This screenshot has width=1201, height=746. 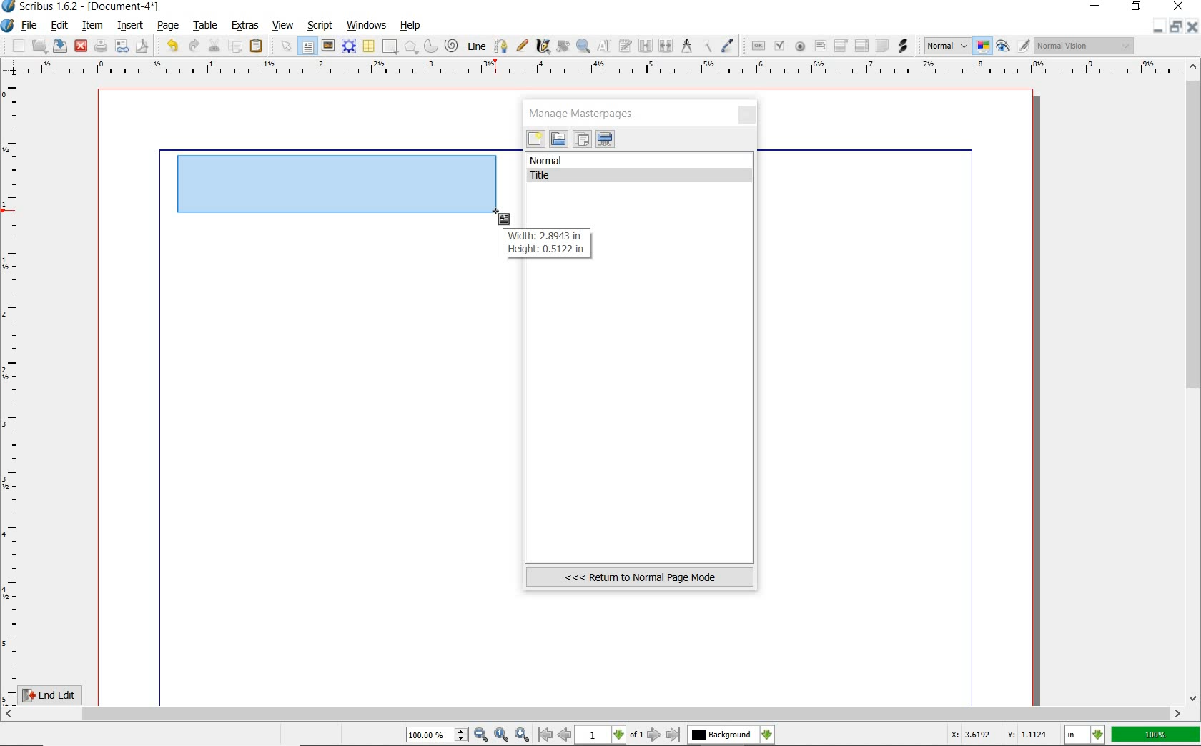 I want to click on polygon, so click(x=411, y=48).